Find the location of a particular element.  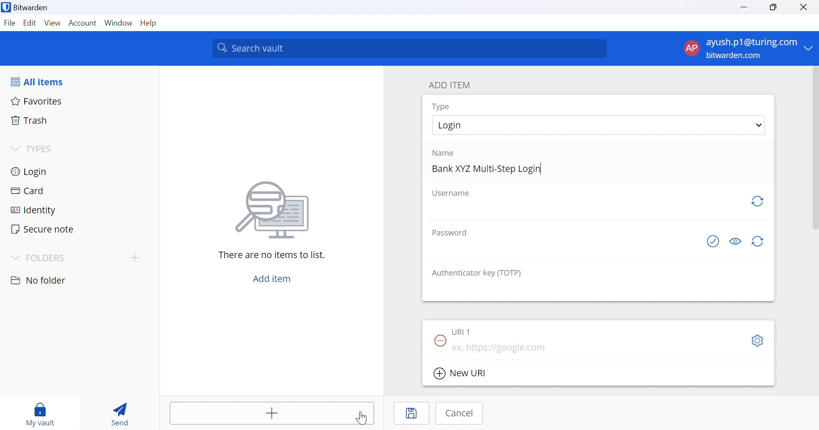

Regenerate Password is located at coordinates (759, 241).